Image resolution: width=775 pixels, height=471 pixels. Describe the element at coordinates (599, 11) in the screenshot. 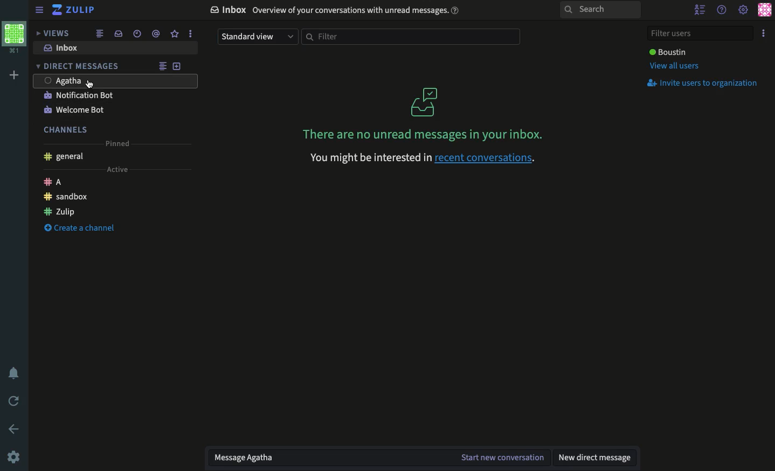

I see `Search` at that location.